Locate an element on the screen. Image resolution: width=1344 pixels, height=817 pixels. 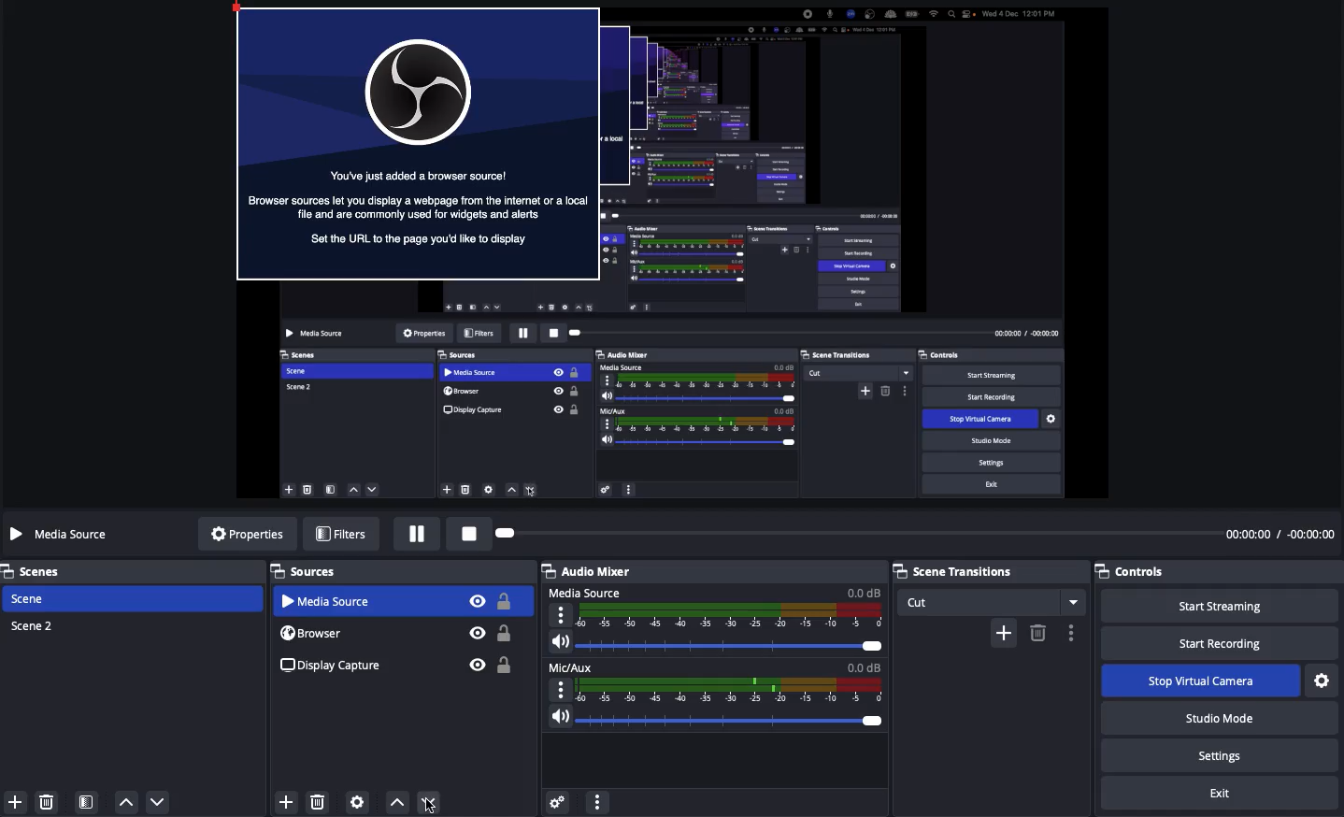
Move up is located at coordinates (401, 803).